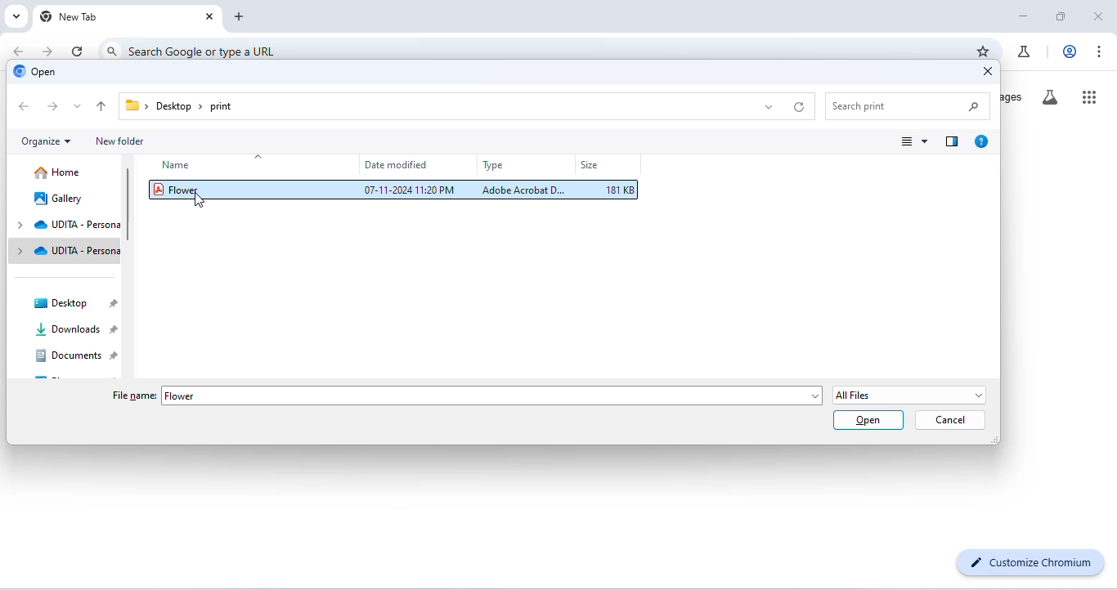 Image resolution: width=1117 pixels, height=590 pixels. What do you see at coordinates (200, 200) in the screenshot?
I see `cursor` at bounding box center [200, 200].